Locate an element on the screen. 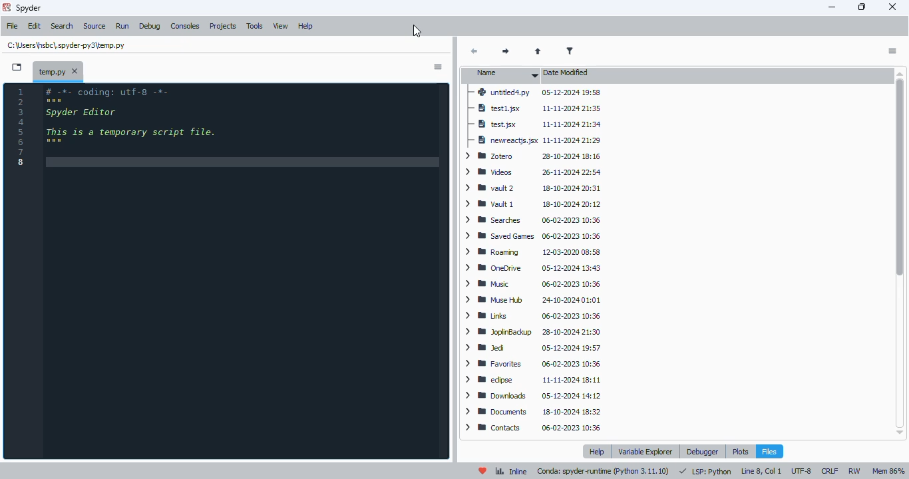  help is located at coordinates (597, 451).